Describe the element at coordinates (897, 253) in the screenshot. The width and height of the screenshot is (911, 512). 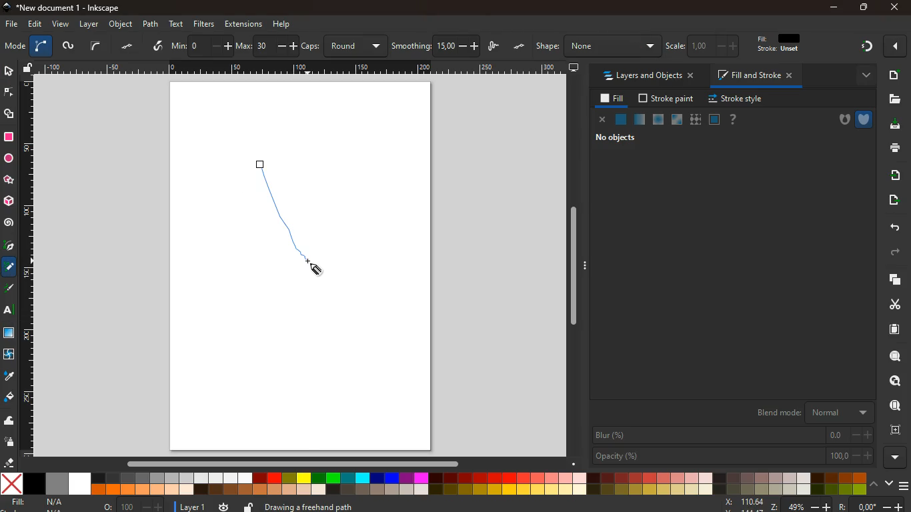
I see `forward` at that location.